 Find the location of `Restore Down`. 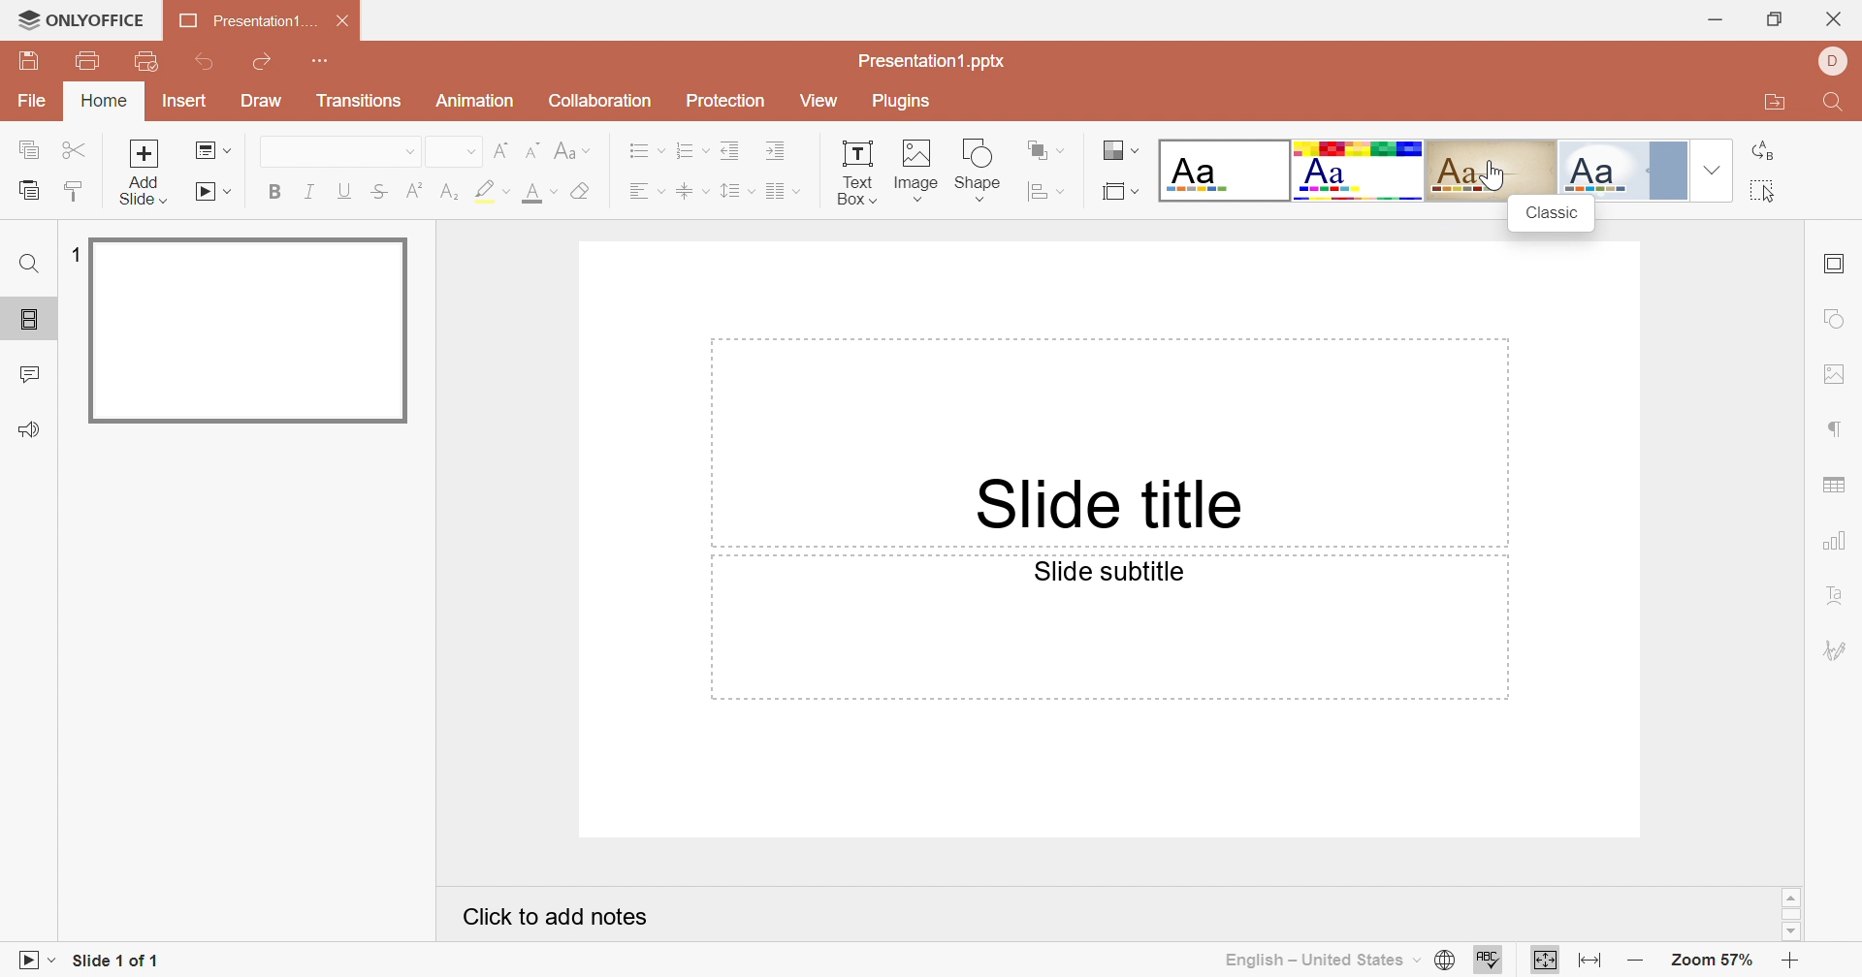

Restore Down is located at coordinates (1775, 18).